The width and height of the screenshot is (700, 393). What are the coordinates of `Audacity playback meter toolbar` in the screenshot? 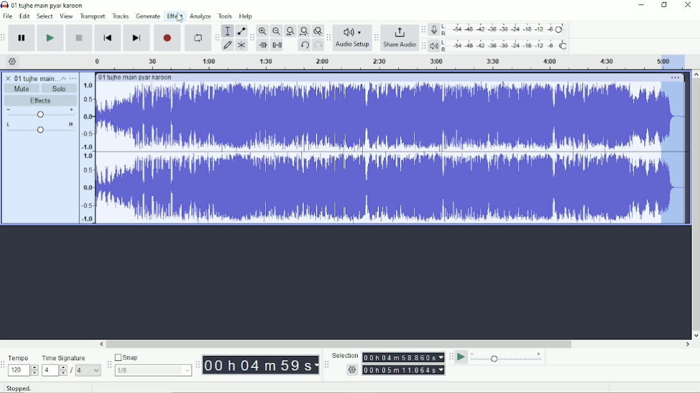 It's located at (424, 45).